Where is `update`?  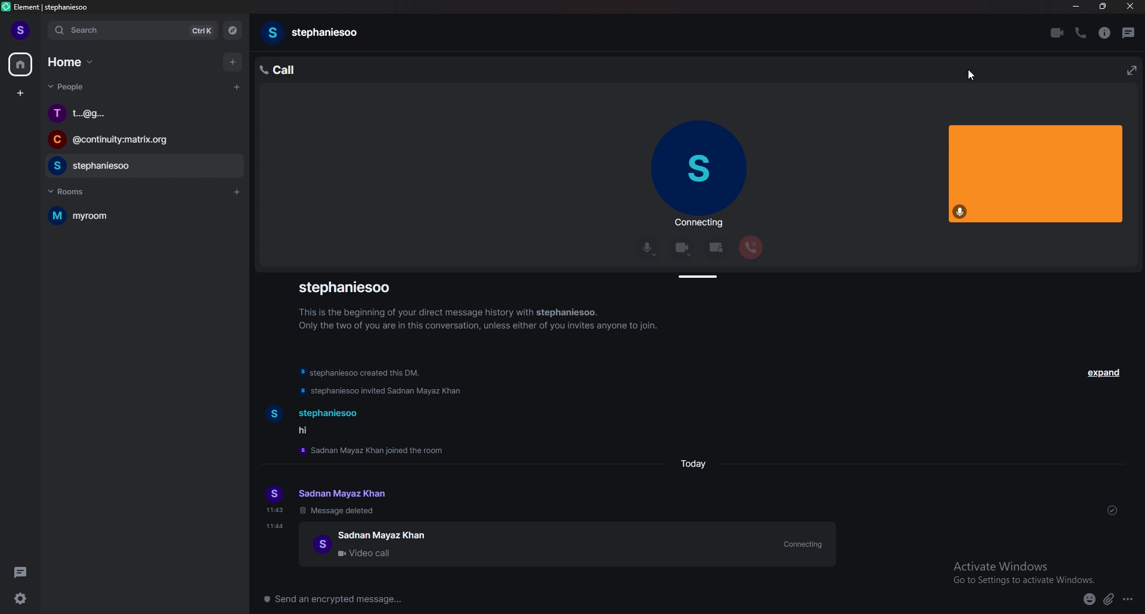
update is located at coordinates (383, 393).